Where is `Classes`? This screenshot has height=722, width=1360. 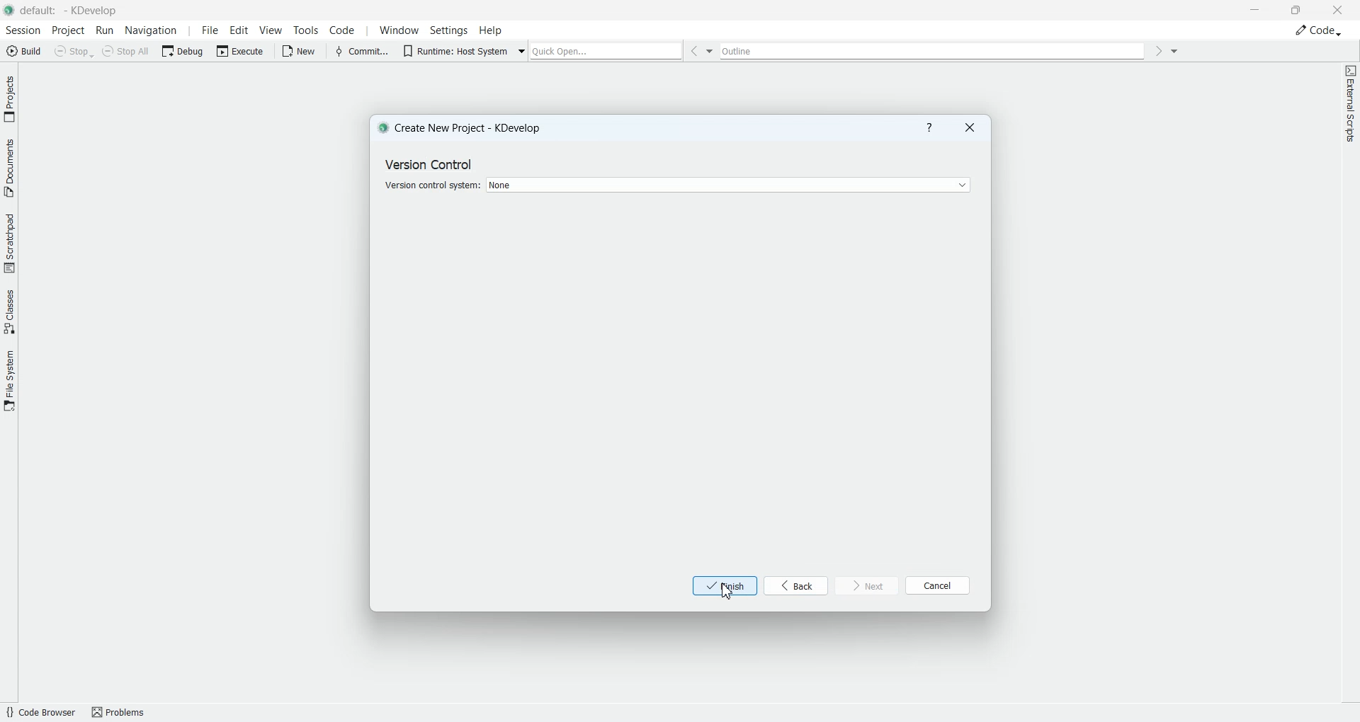 Classes is located at coordinates (10, 311).